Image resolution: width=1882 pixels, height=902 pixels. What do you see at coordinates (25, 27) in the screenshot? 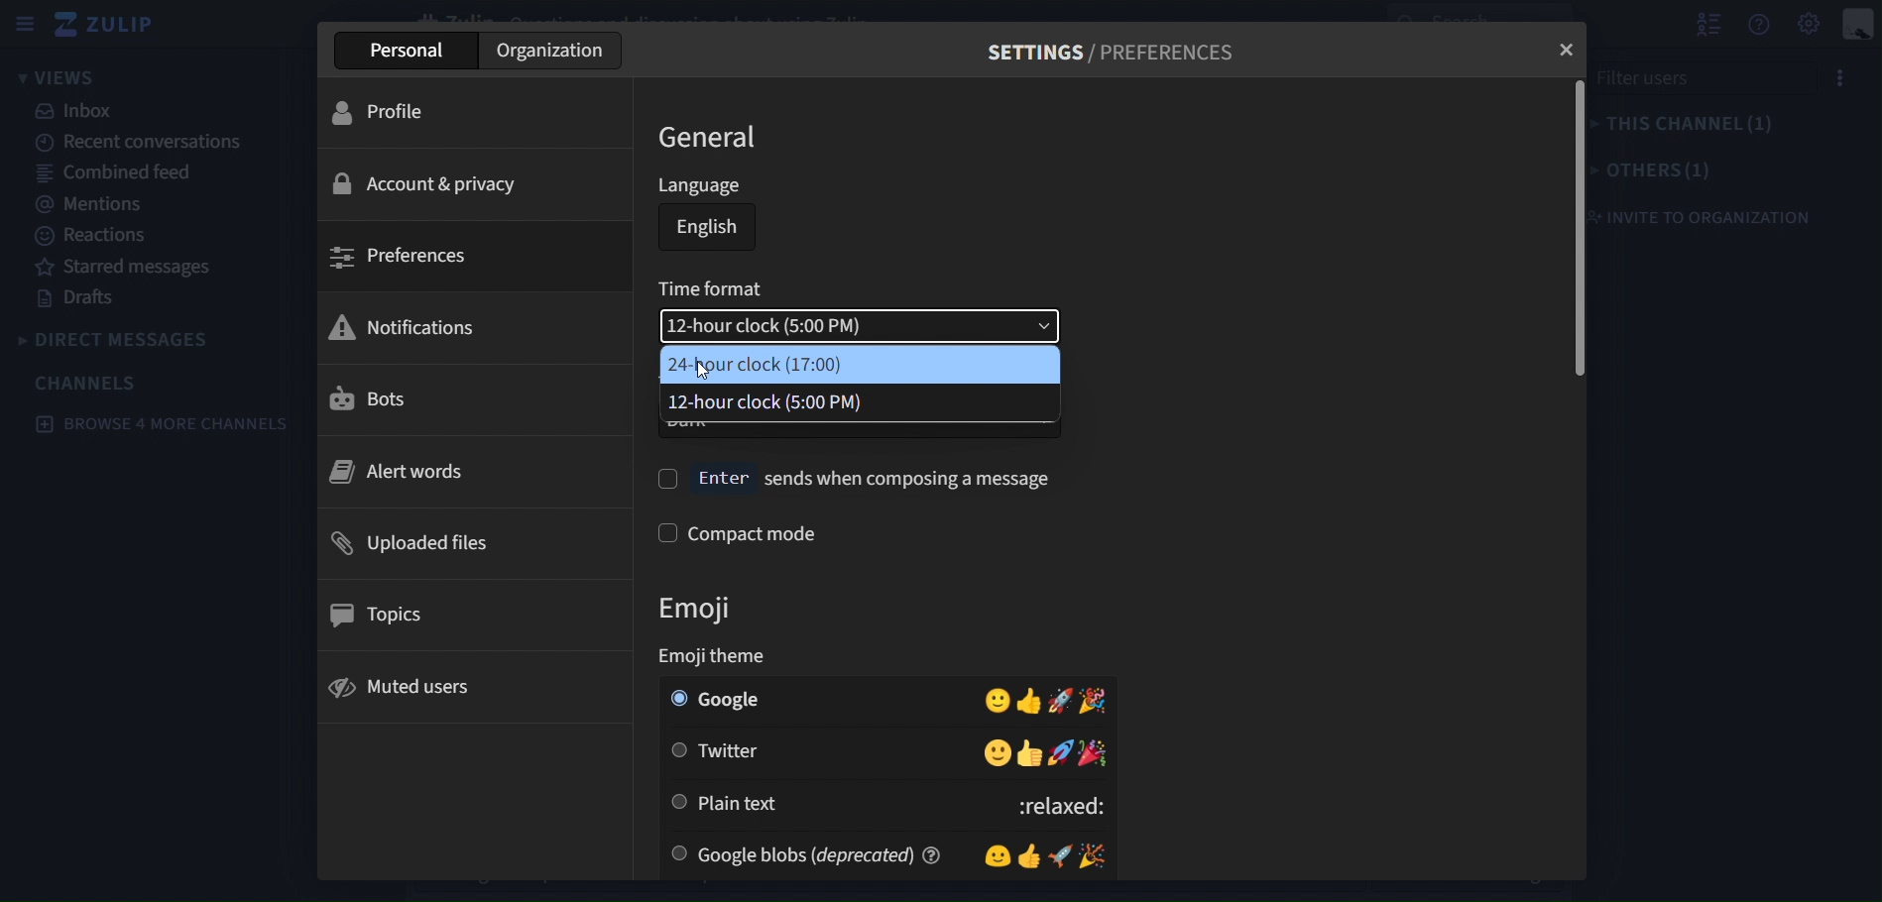
I see `sidebar` at bounding box center [25, 27].